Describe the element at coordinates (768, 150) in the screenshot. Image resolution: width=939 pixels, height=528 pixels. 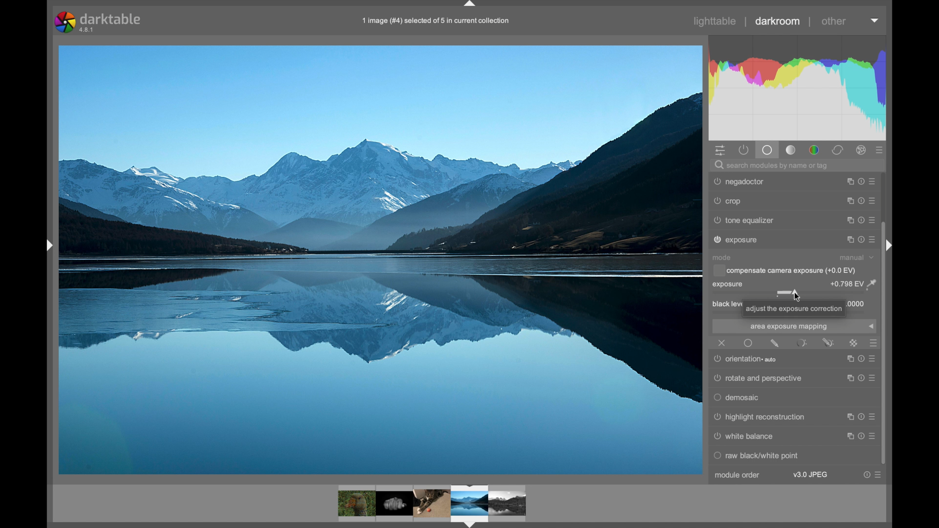
I see `base` at that location.